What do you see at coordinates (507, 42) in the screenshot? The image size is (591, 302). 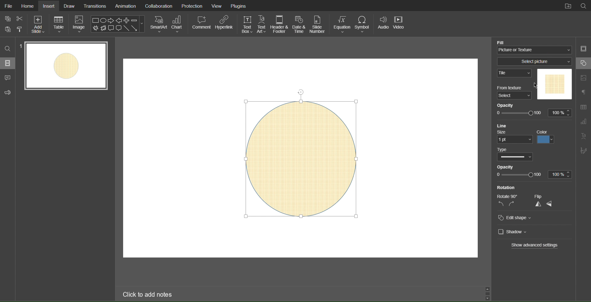 I see `Fill` at bounding box center [507, 42].